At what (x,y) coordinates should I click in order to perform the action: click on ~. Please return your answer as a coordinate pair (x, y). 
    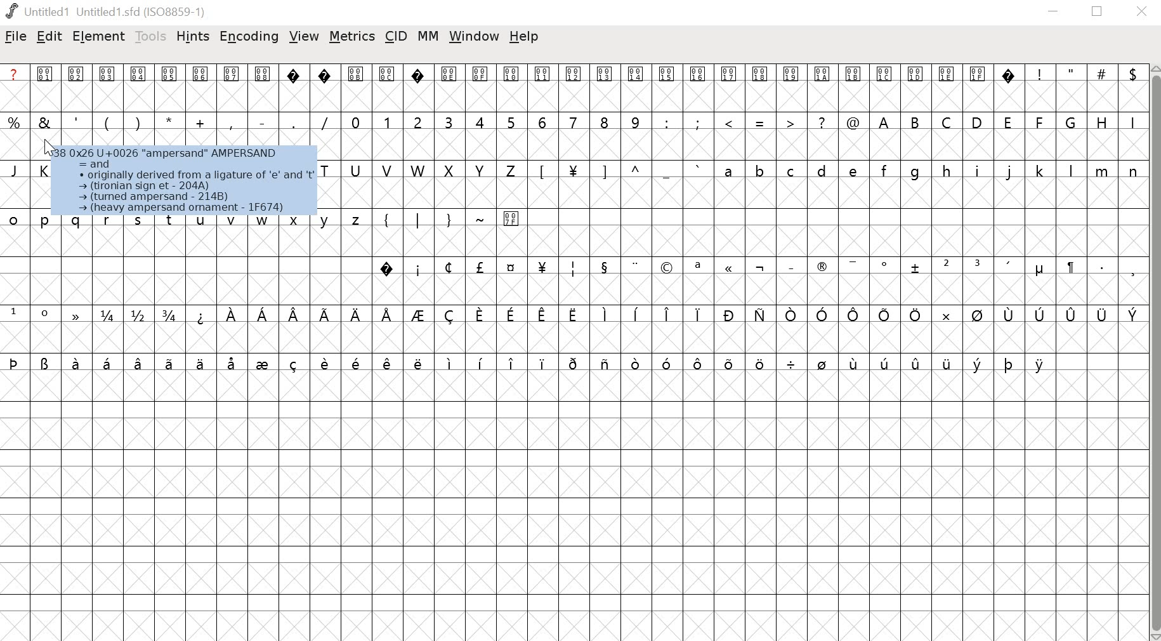
    Looking at the image, I should click on (482, 217).